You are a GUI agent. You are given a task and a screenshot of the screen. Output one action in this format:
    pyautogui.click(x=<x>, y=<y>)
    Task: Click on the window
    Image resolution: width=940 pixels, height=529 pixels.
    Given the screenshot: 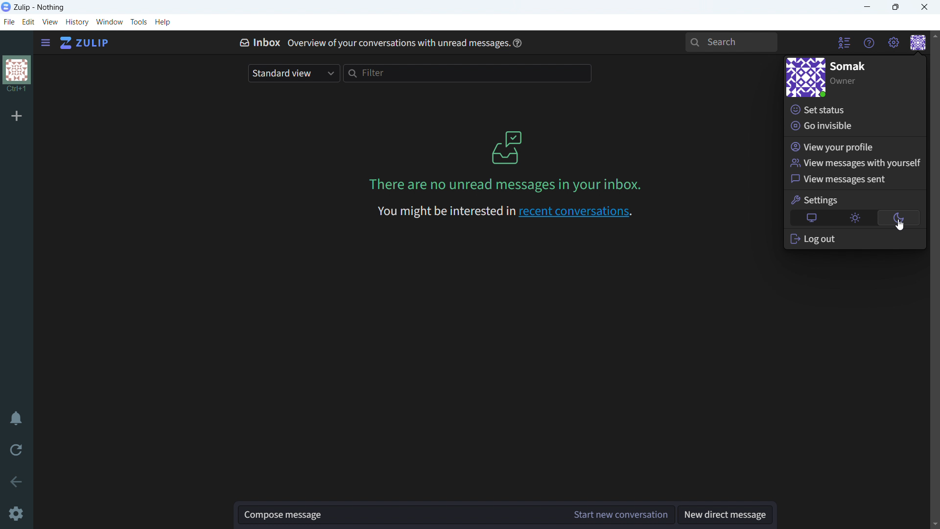 What is the action you would take?
    pyautogui.click(x=110, y=22)
    